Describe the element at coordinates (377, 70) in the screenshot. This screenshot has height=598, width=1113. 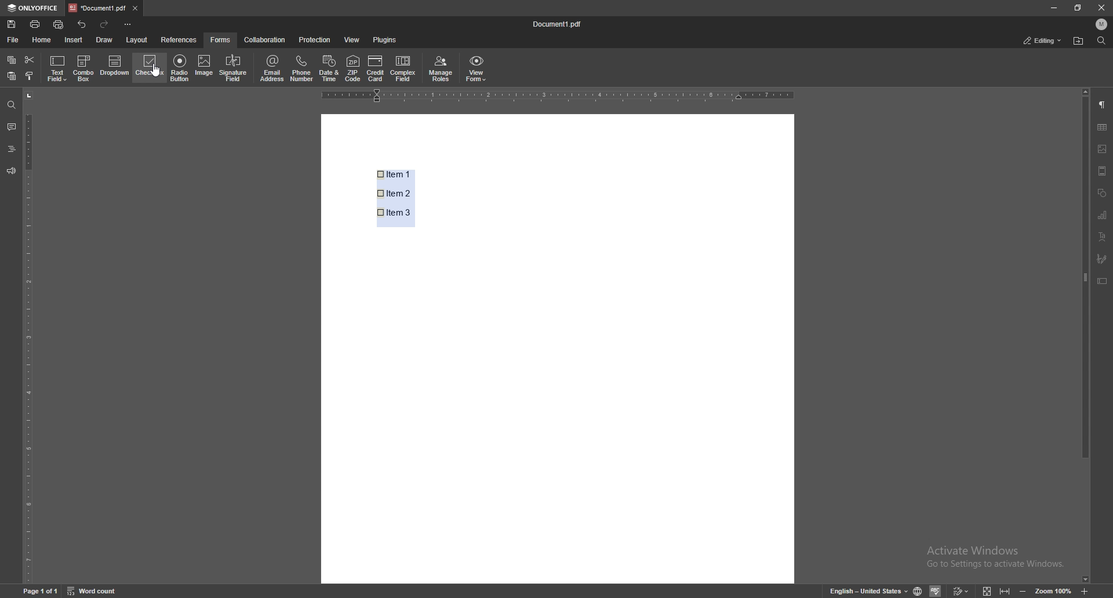
I see `credit card` at that location.